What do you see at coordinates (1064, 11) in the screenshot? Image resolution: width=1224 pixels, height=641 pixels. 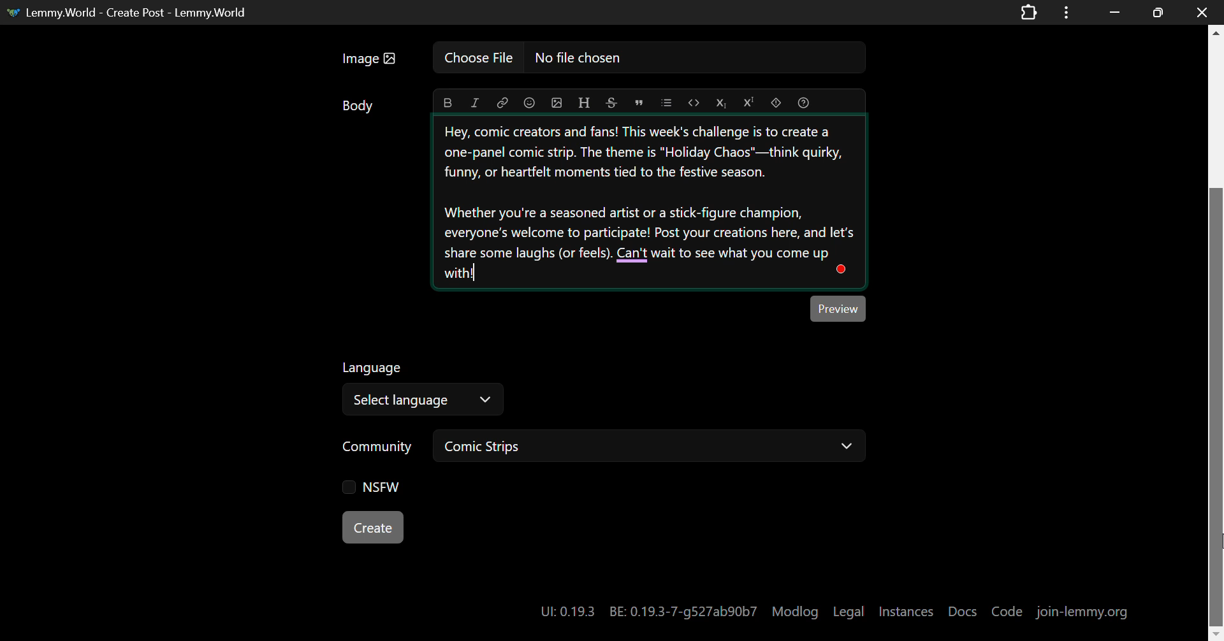 I see `Options Menu` at bounding box center [1064, 11].